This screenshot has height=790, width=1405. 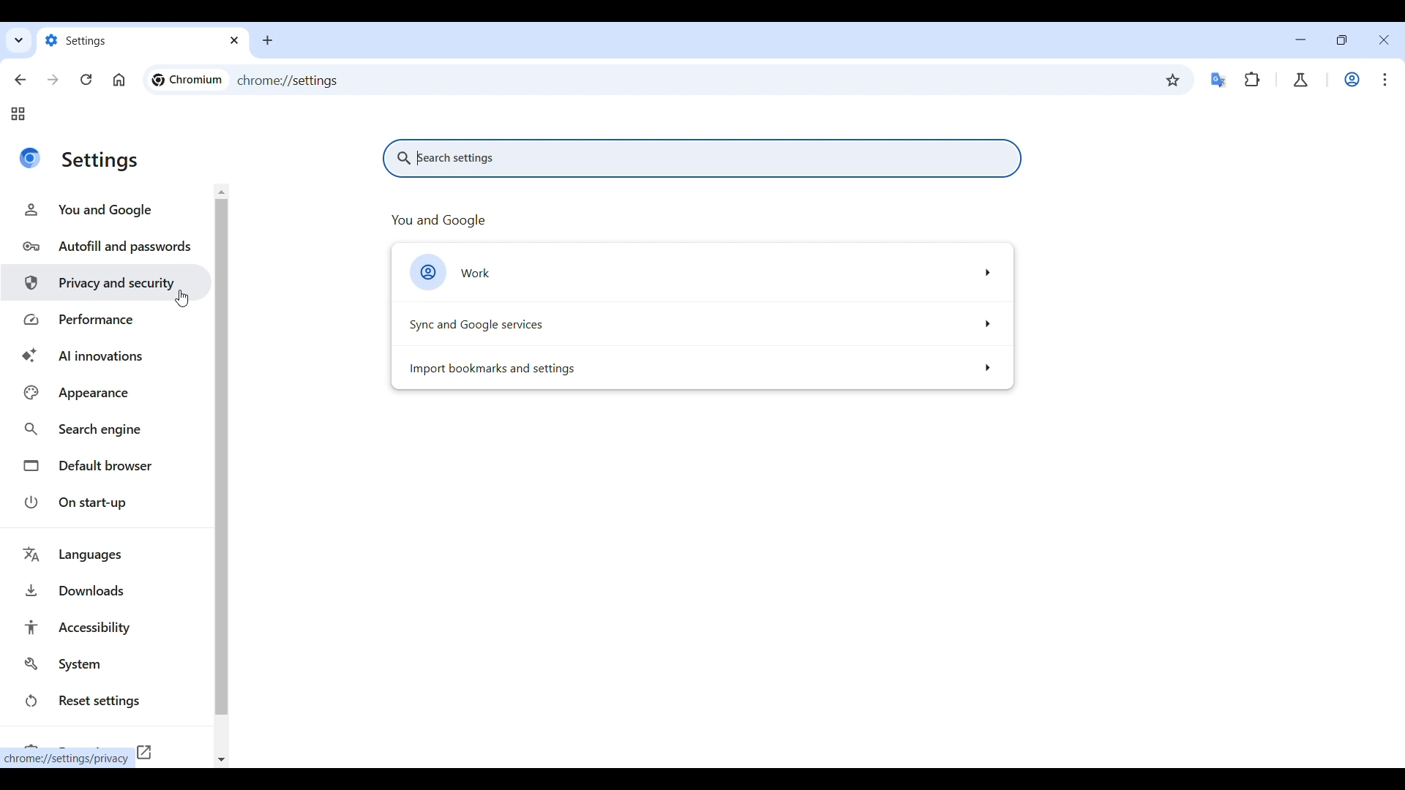 I want to click on Vertical slide bar, so click(x=222, y=457).